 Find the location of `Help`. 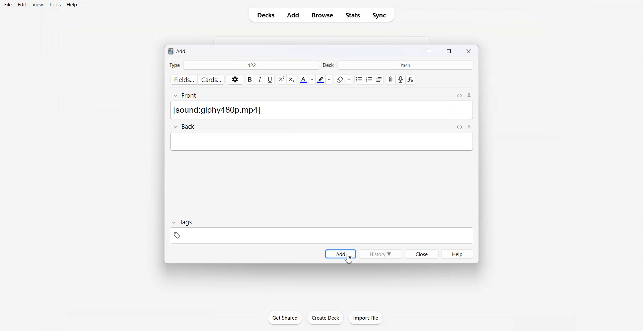

Help is located at coordinates (71, 5).